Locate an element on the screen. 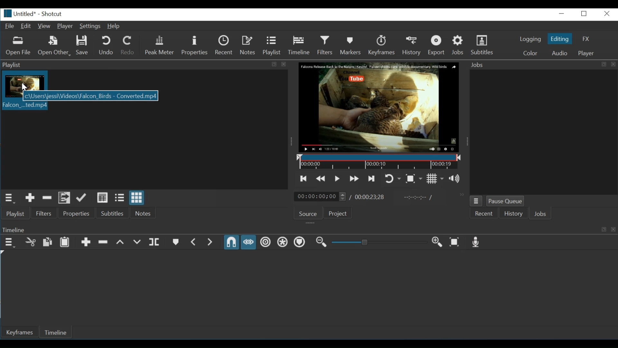 Image resolution: width=618 pixels, height=348 pixels. Previous marker is located at coordinates (194, 242).